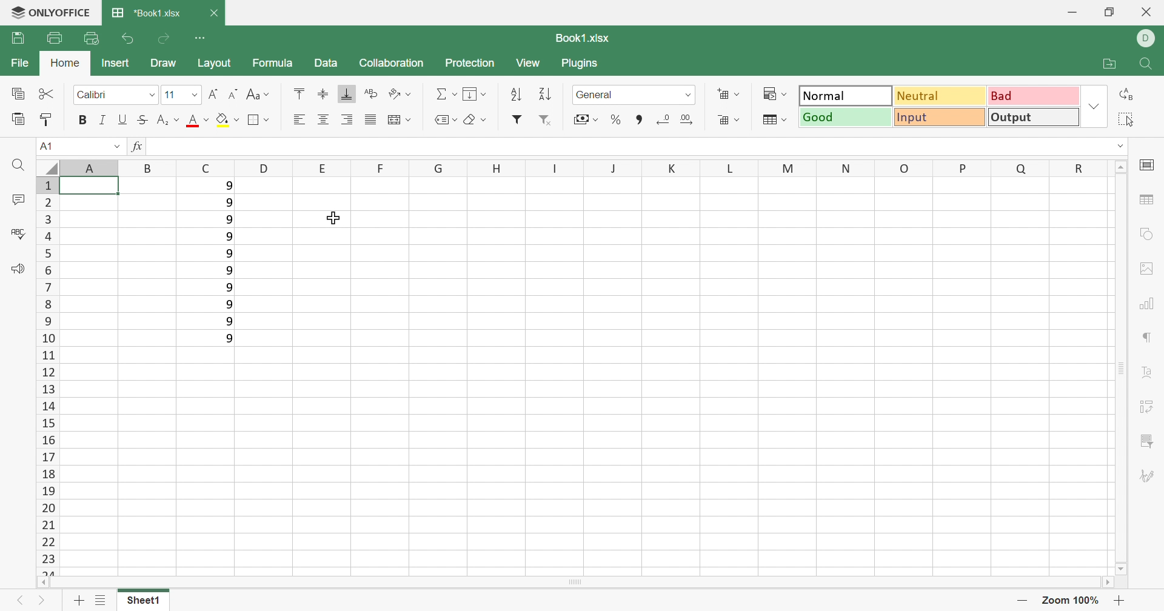 The width and height of the screenshot is (1164, 611). What do you see at coordinates (19, 199) in the screenshot?
I see `Comments` at bounding box center [19, 199].